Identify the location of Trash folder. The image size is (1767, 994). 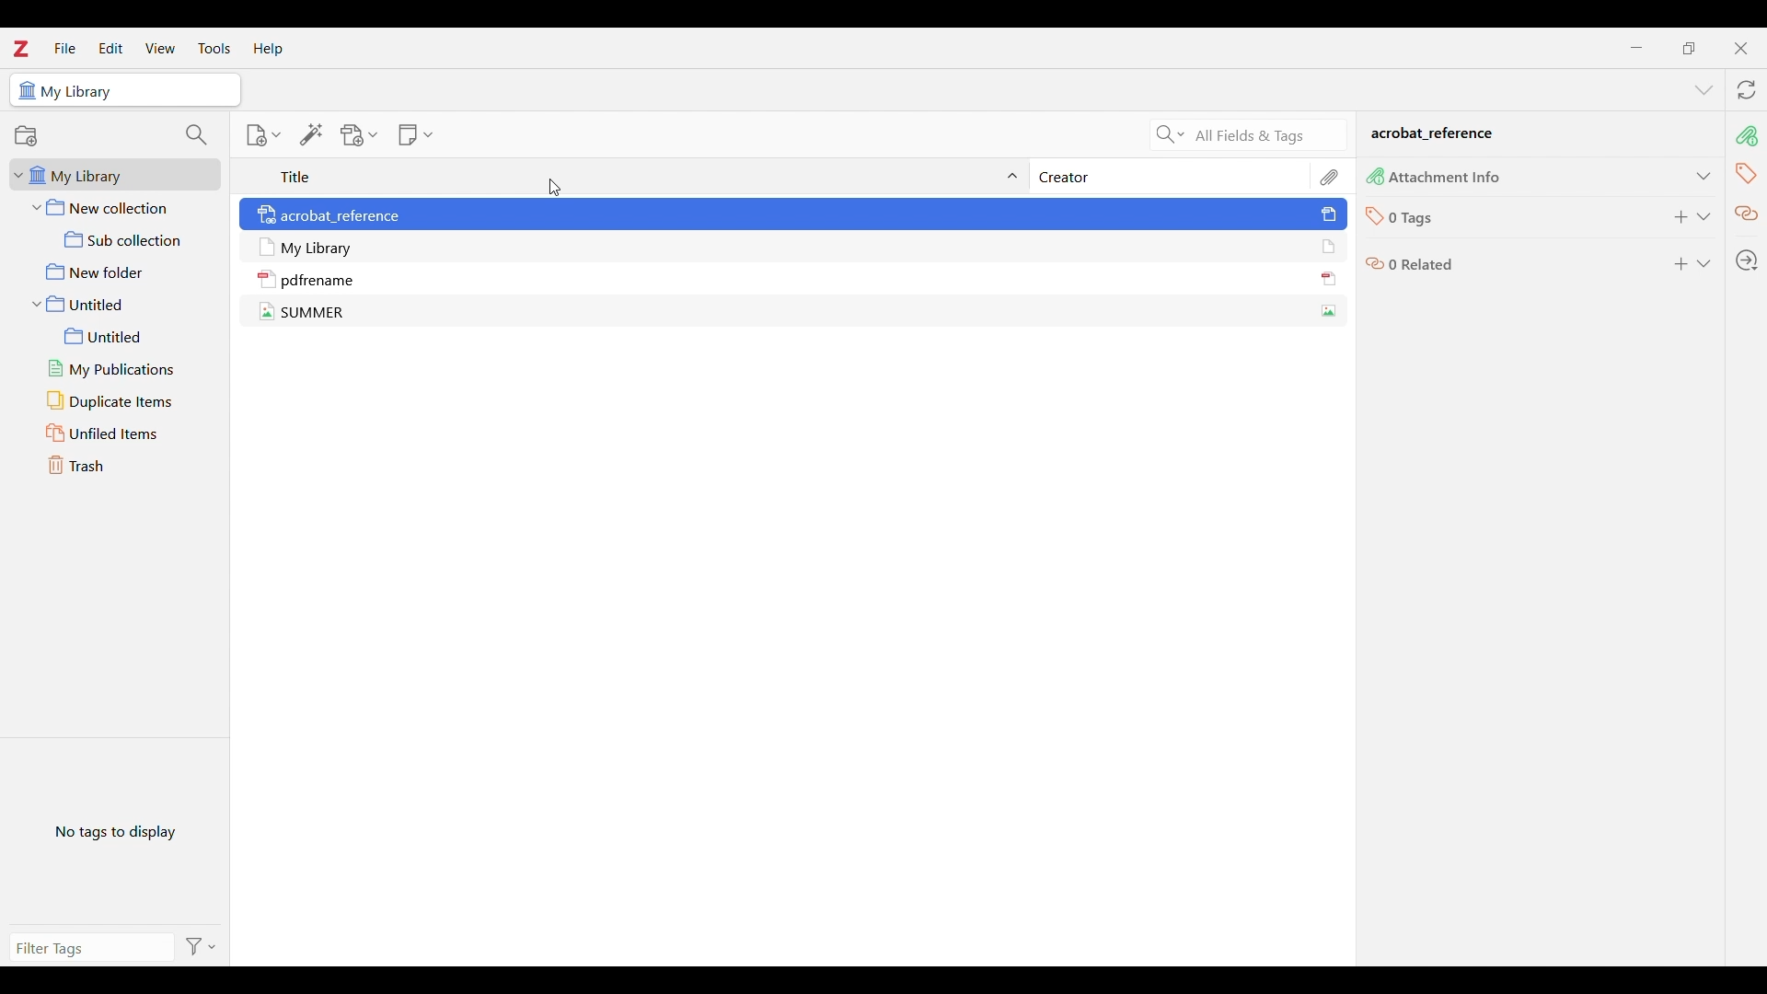
(120, 465).